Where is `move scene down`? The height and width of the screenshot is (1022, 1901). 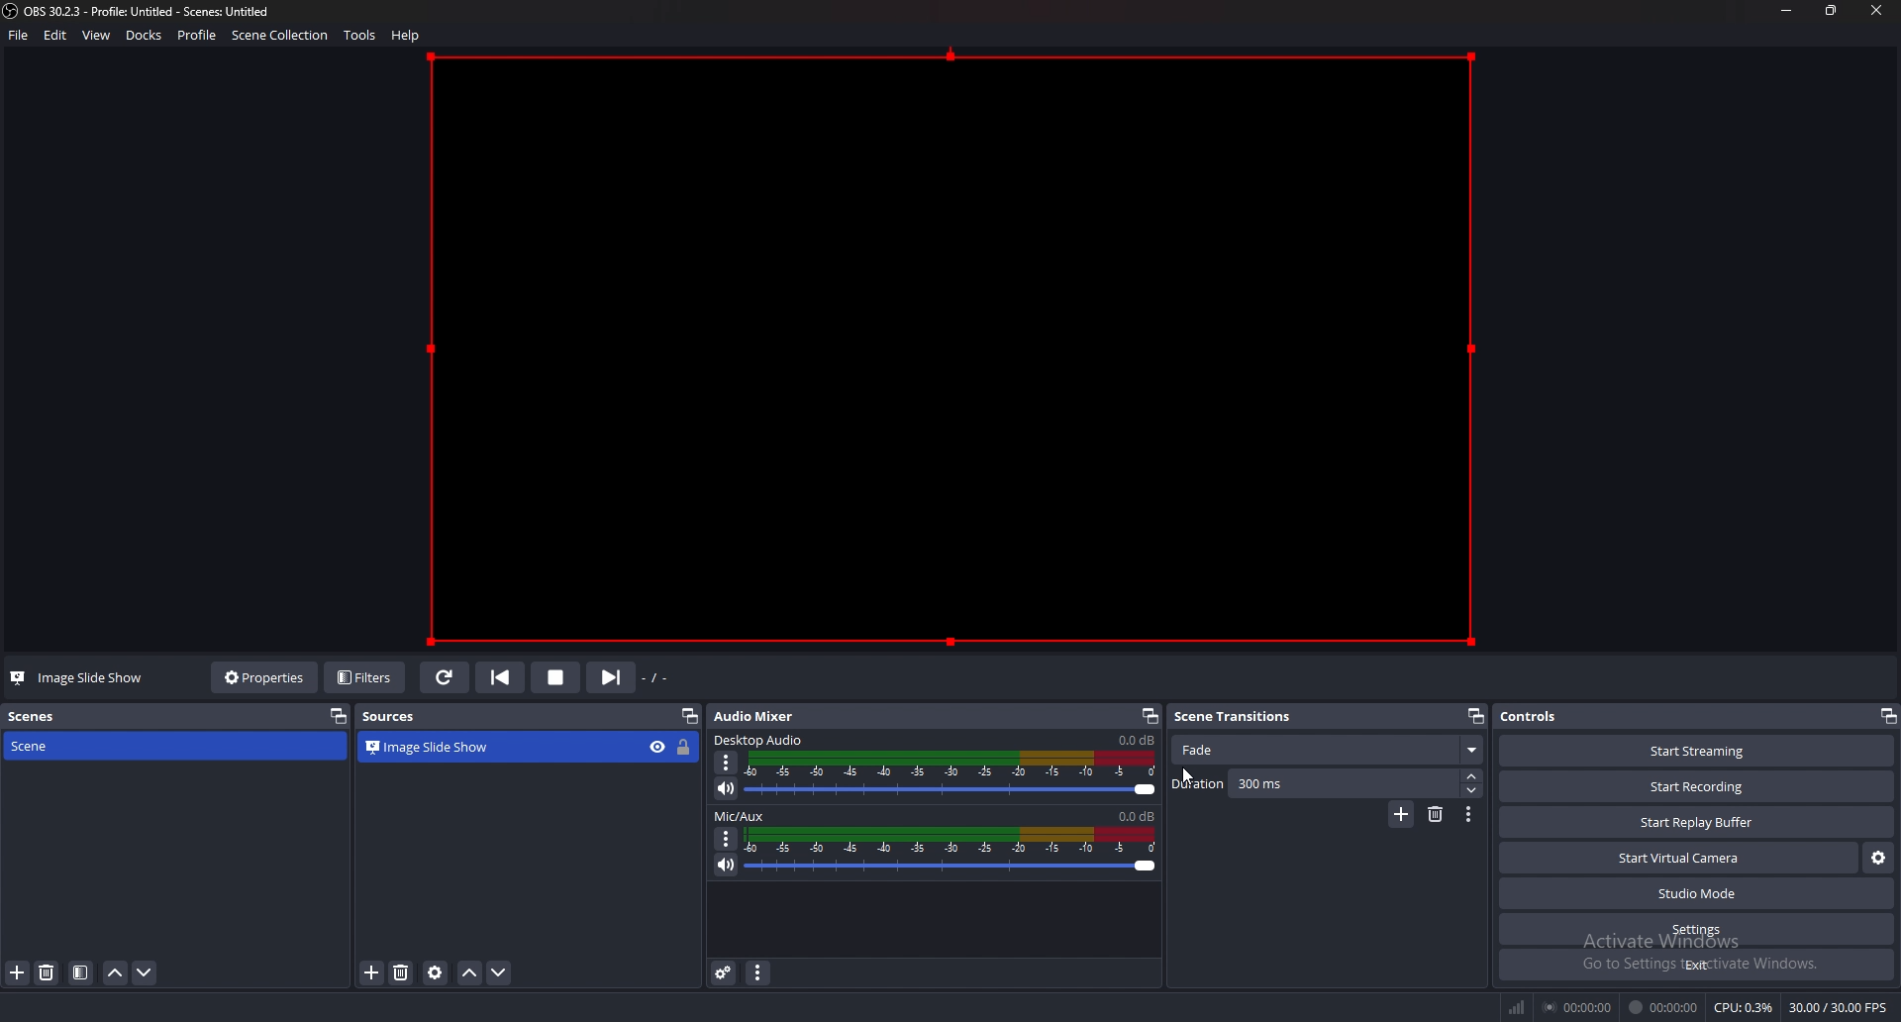 move scene down is located at coordinates (145, 972).